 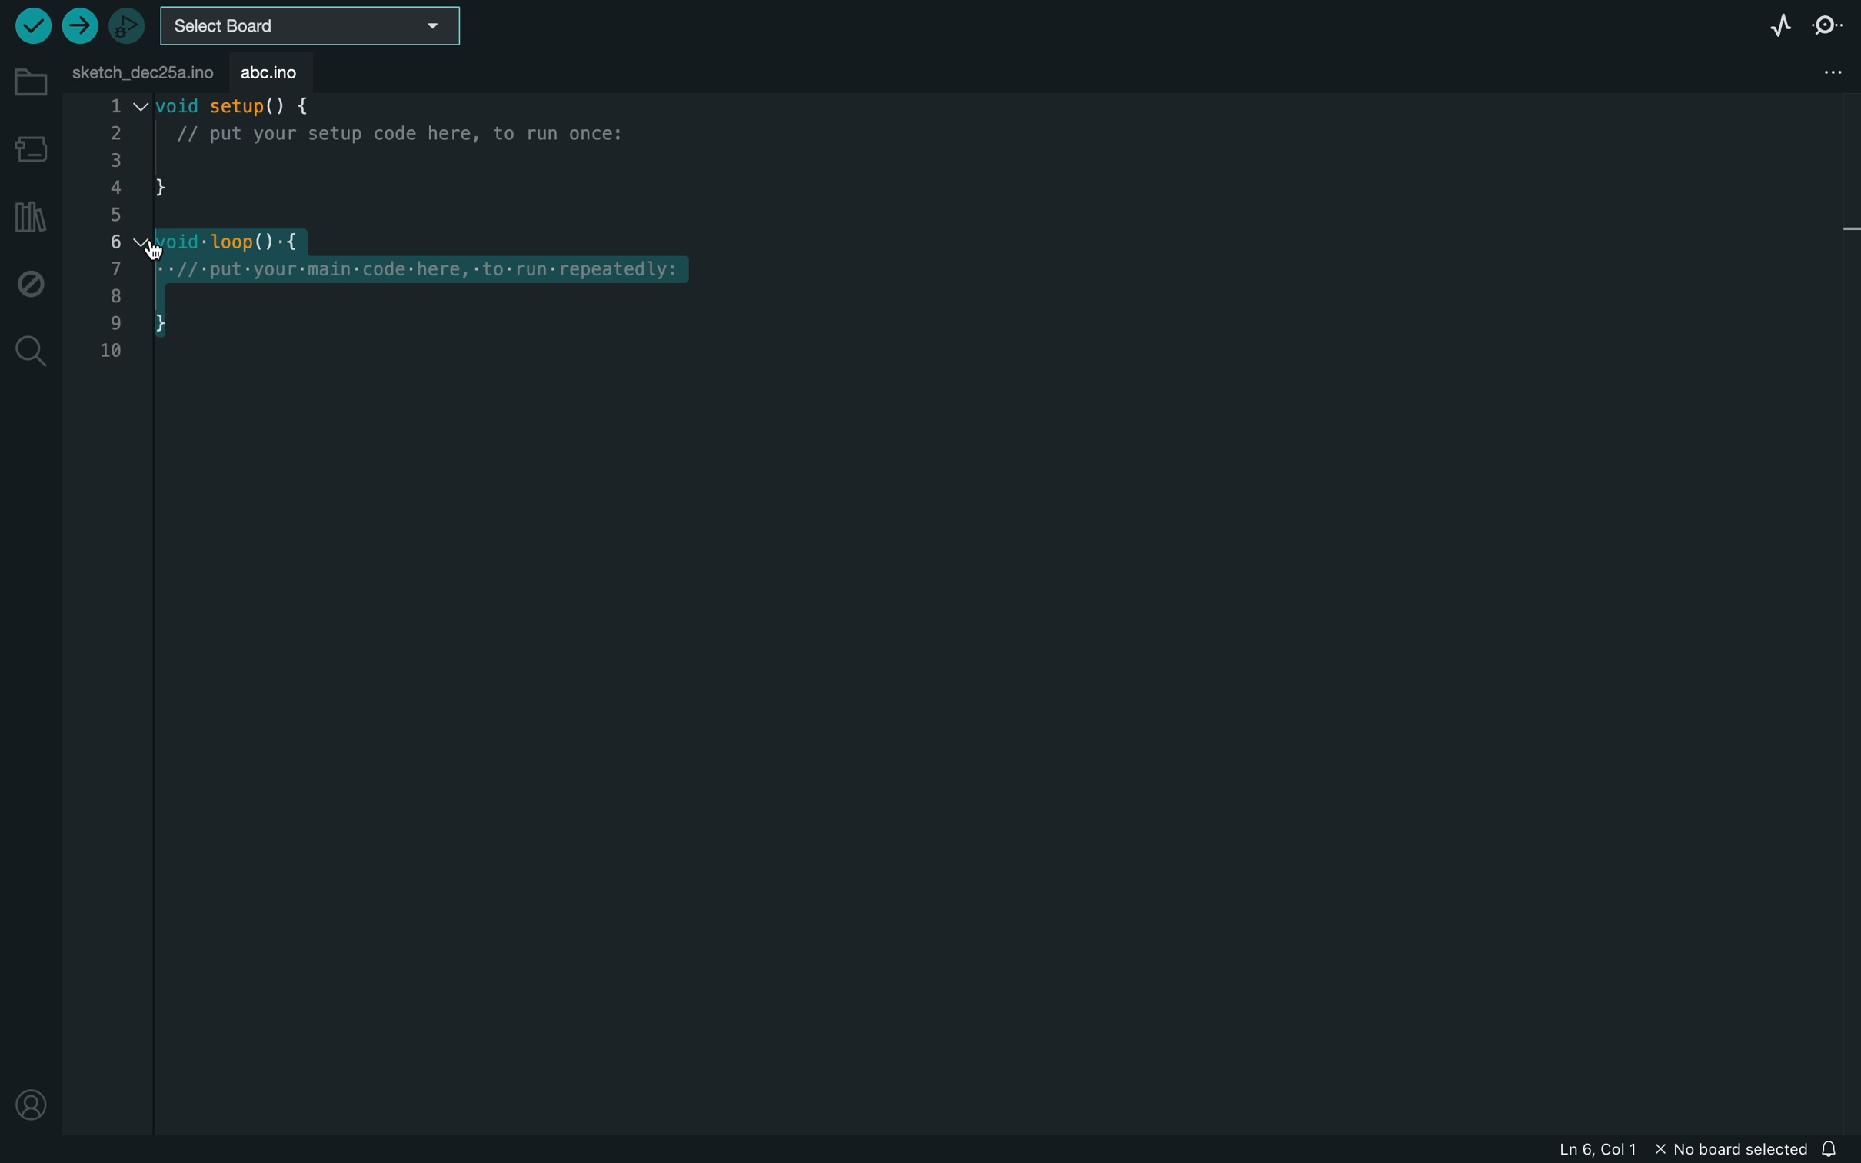 I want to click on debug, so click(x=29, y=282).